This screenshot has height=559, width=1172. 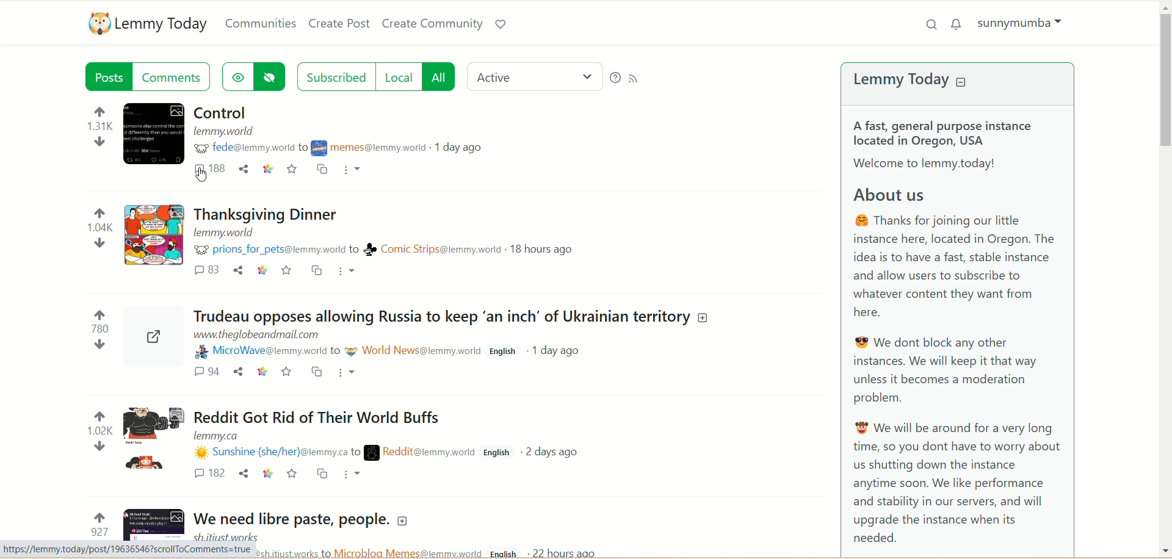 I want to click on Post on "Reddit Got Rid of Their World Buffs", so click(x=317, y=419).